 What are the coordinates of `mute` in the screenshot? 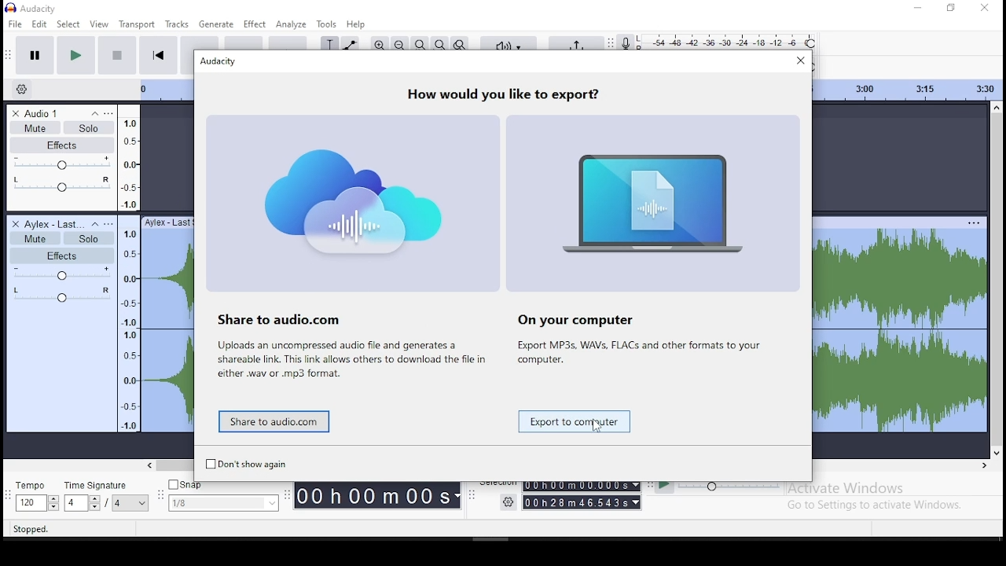 It's located at (35, 127).